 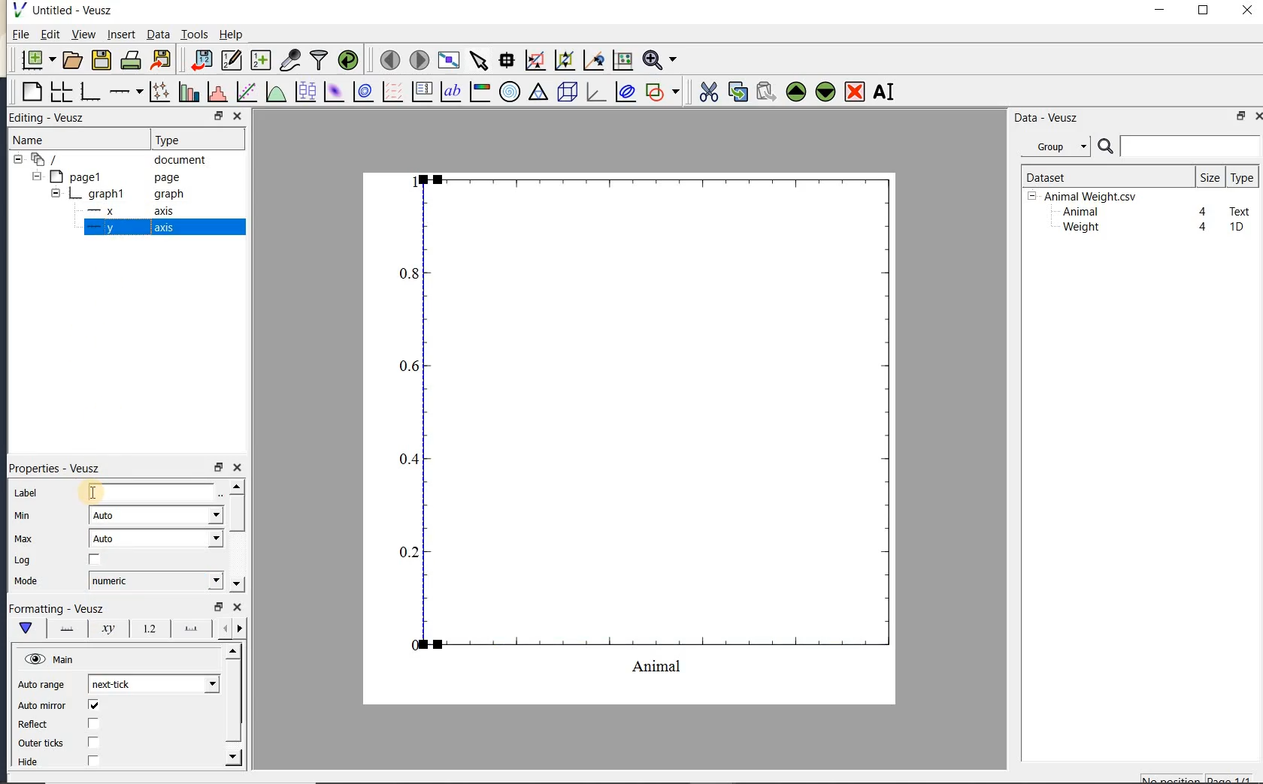 What do you see at coordinates (24, 516) in the screenshot?
I see `Min` at bounding box center [24, 516].